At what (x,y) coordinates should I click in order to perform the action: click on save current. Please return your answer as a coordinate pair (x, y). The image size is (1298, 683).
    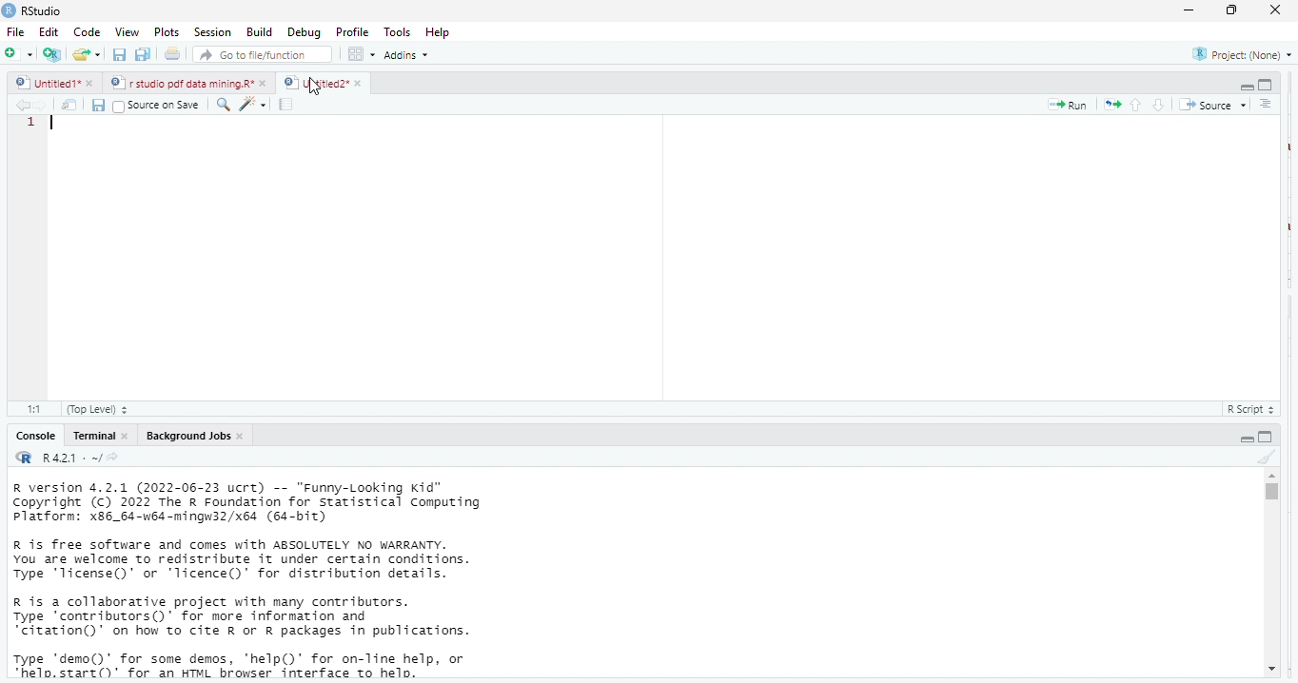
    Looking at the image, I should click on (99, 104).